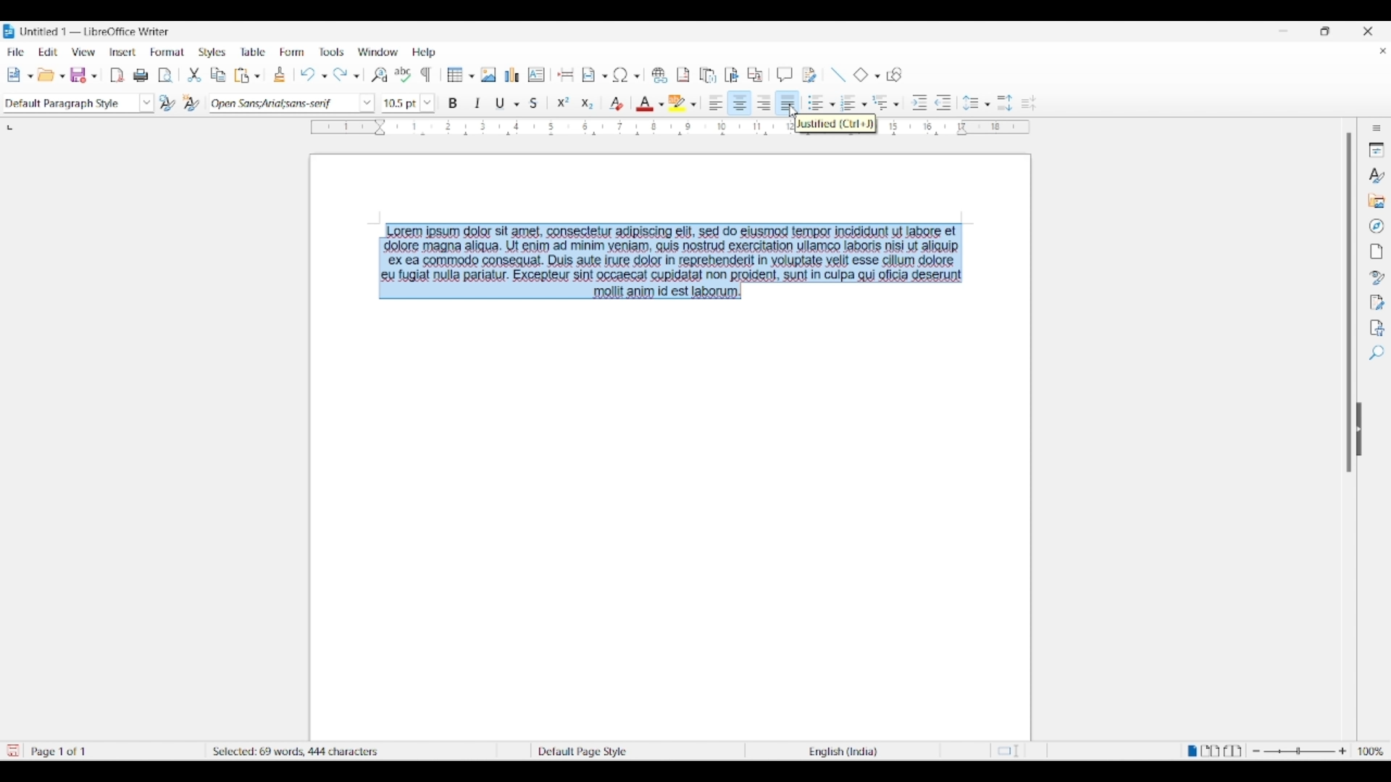 This screenshot has height=782, width=1391. What do you see at coordinates (1005, 103) in the screenshot?
I see `Increase line spacing` at bounding box center [1005, 103].